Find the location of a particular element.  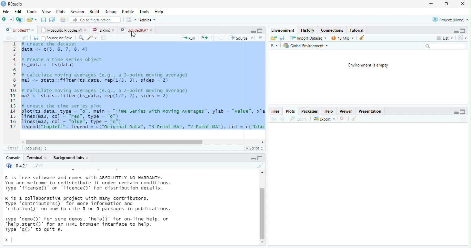

Refresh is located at coordinates (462, 38).